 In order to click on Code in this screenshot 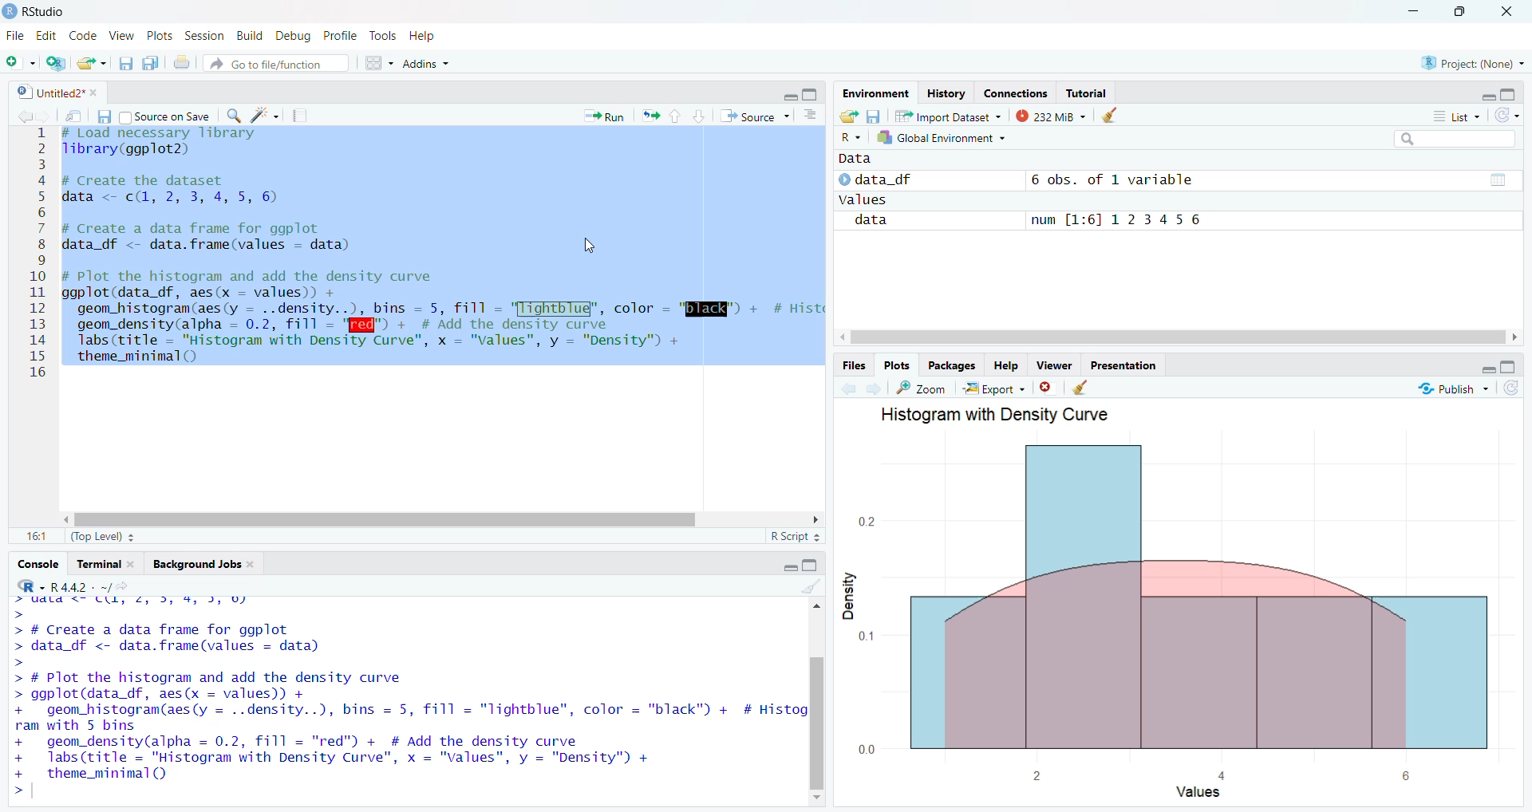, I will do `click(81, 34)`.